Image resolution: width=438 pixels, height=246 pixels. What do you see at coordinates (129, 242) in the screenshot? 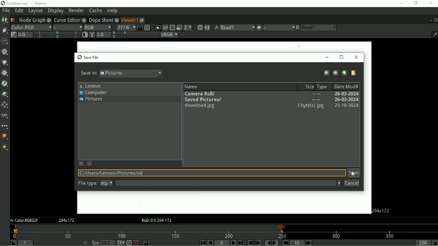
I see `Turbo mode` at bounding box center [129, 242].